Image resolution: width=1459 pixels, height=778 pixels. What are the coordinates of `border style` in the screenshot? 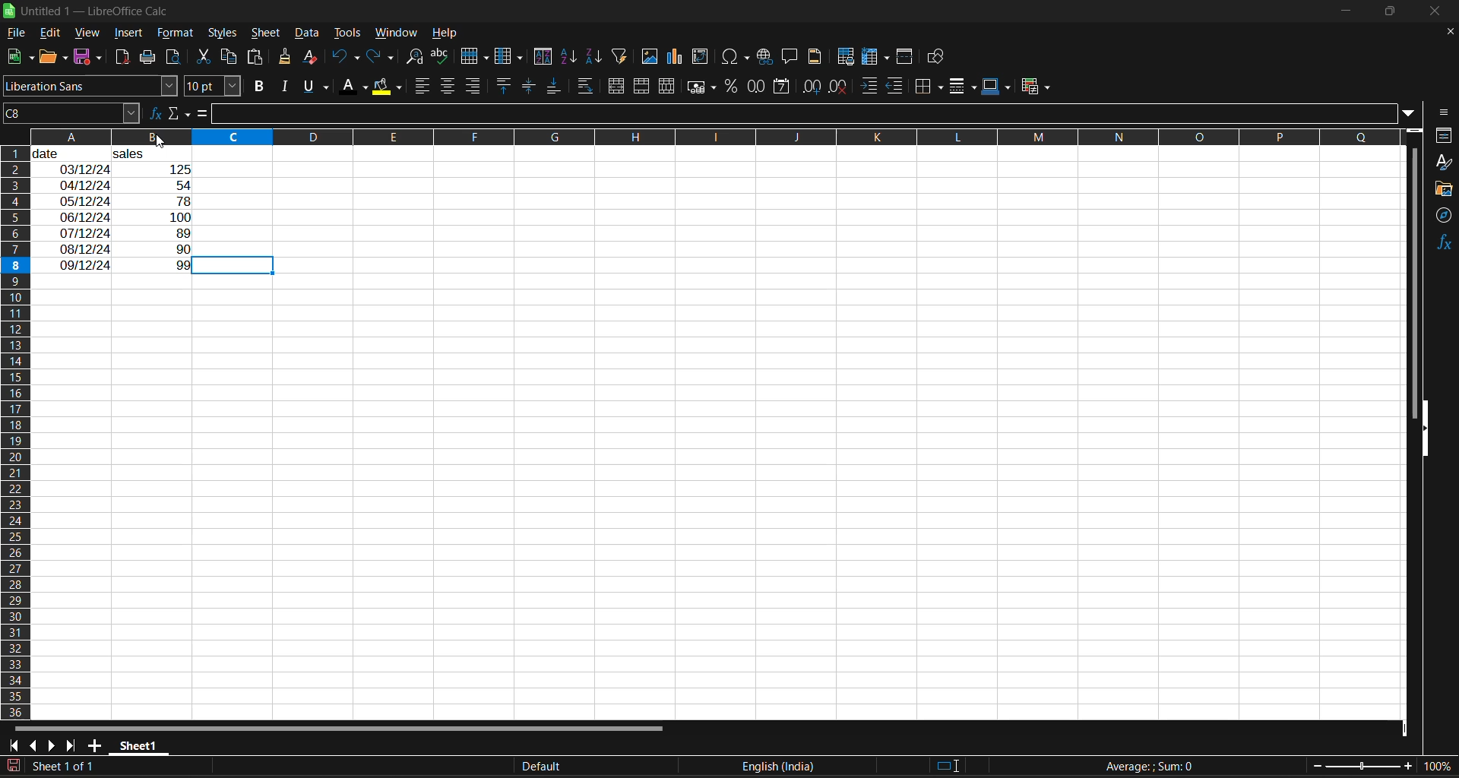 It's located at (964, 88).